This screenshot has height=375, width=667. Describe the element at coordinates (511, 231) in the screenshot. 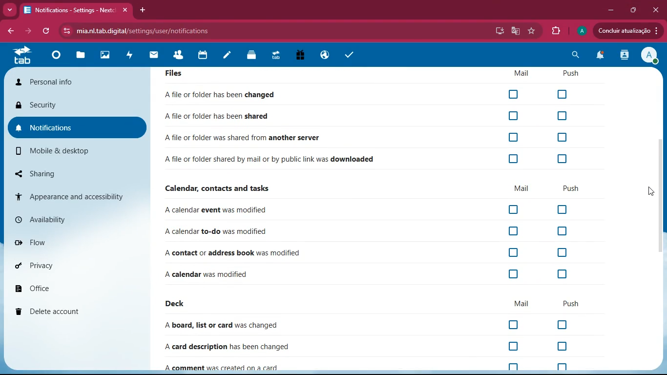

I see `off` at that location.